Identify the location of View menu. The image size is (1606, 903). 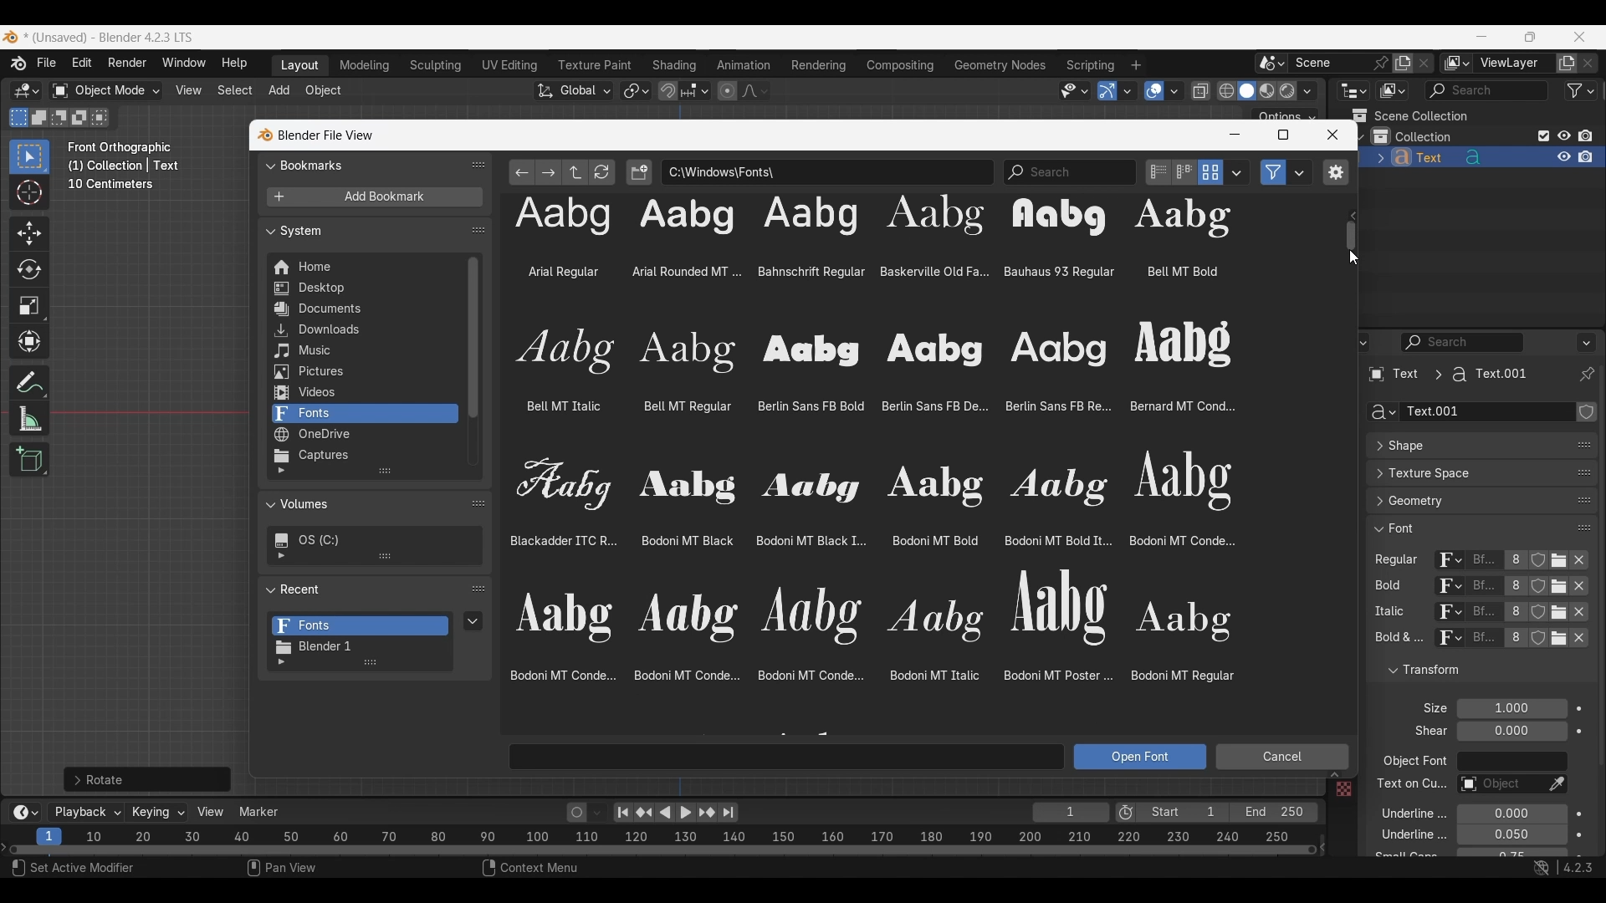
(187, 90).